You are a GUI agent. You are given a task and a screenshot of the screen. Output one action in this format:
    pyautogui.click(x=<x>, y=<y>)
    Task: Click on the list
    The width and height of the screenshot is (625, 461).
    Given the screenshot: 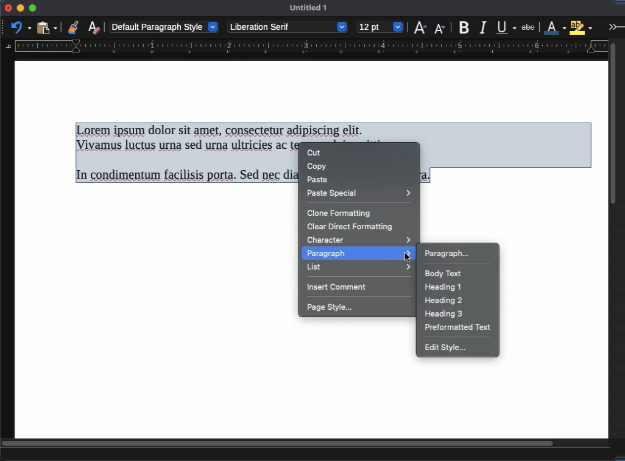 What is the action you would take?
    pyautogui.click(x=359, y=268)
    